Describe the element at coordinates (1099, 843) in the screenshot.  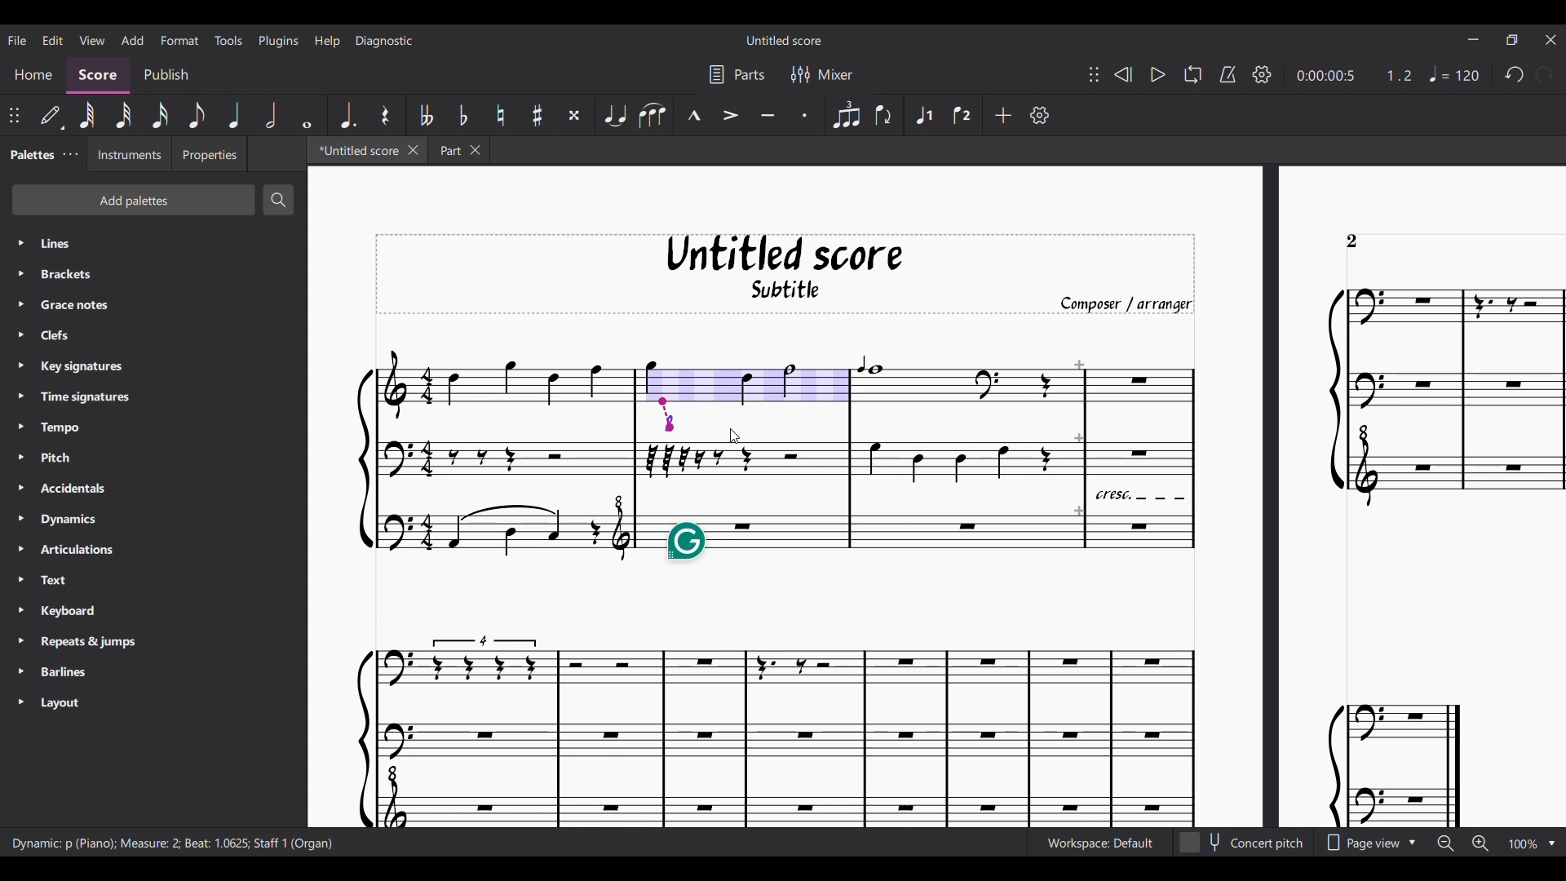
I see `Current workspace setting` at that location.